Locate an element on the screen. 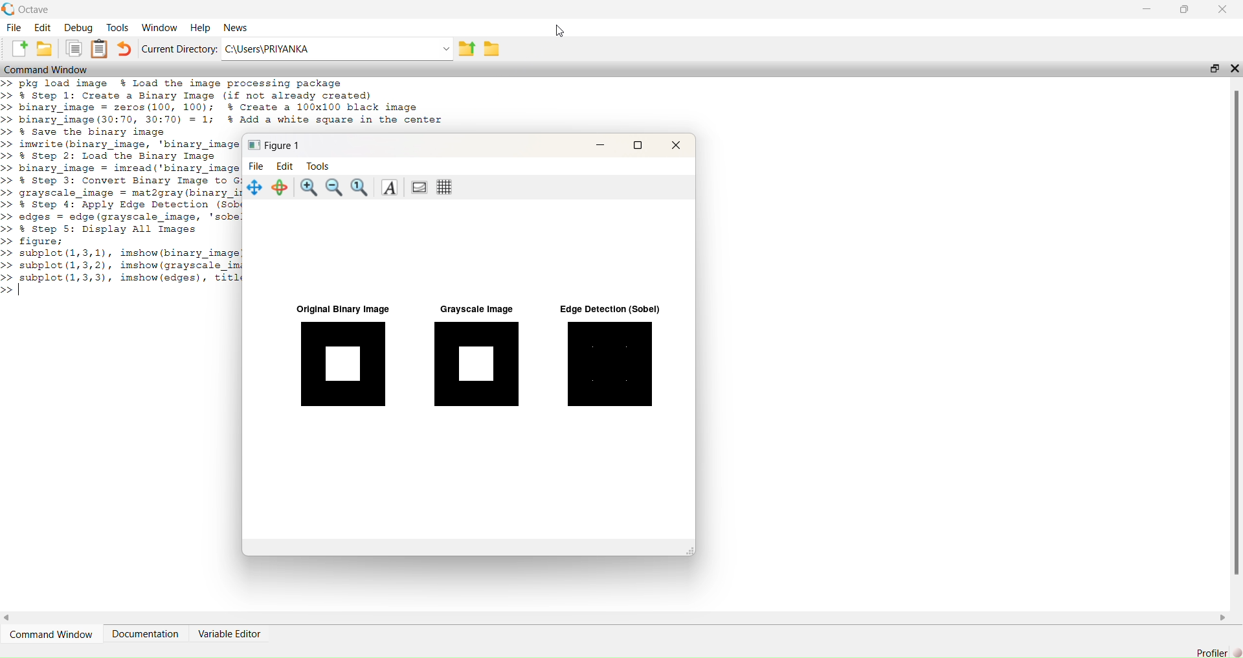 This screenshot has height=658, width=1243. edges = edge (grayscale image, 'sobe! is located at coordinates (131, 217).